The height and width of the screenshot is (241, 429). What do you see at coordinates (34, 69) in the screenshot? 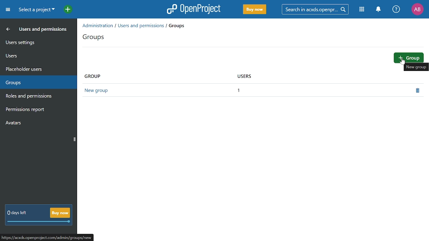
I see `placeholder users` at bounding box center [34, 69].